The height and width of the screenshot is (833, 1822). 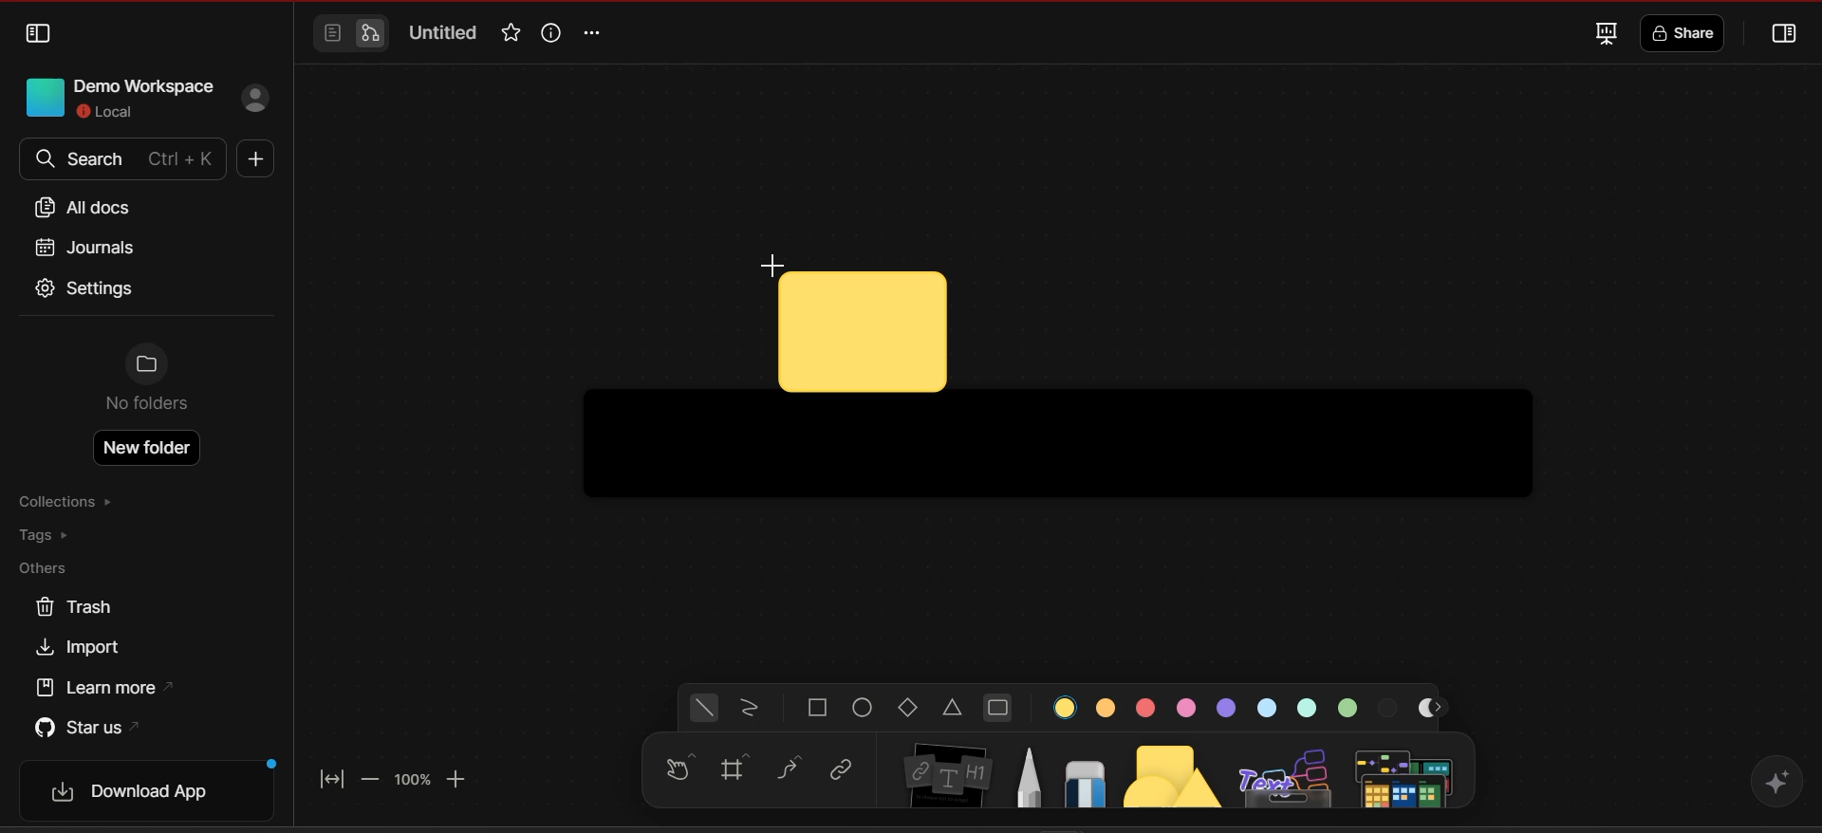 I want to click on link, so click(x=841, y=770).